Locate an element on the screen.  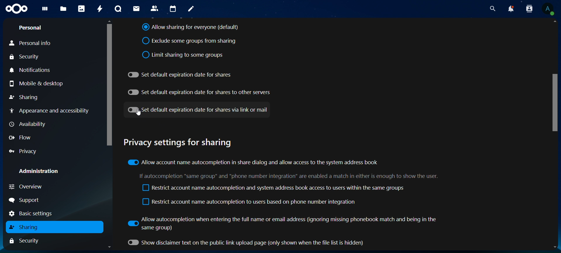
photos is located at coordinates (81, 8).